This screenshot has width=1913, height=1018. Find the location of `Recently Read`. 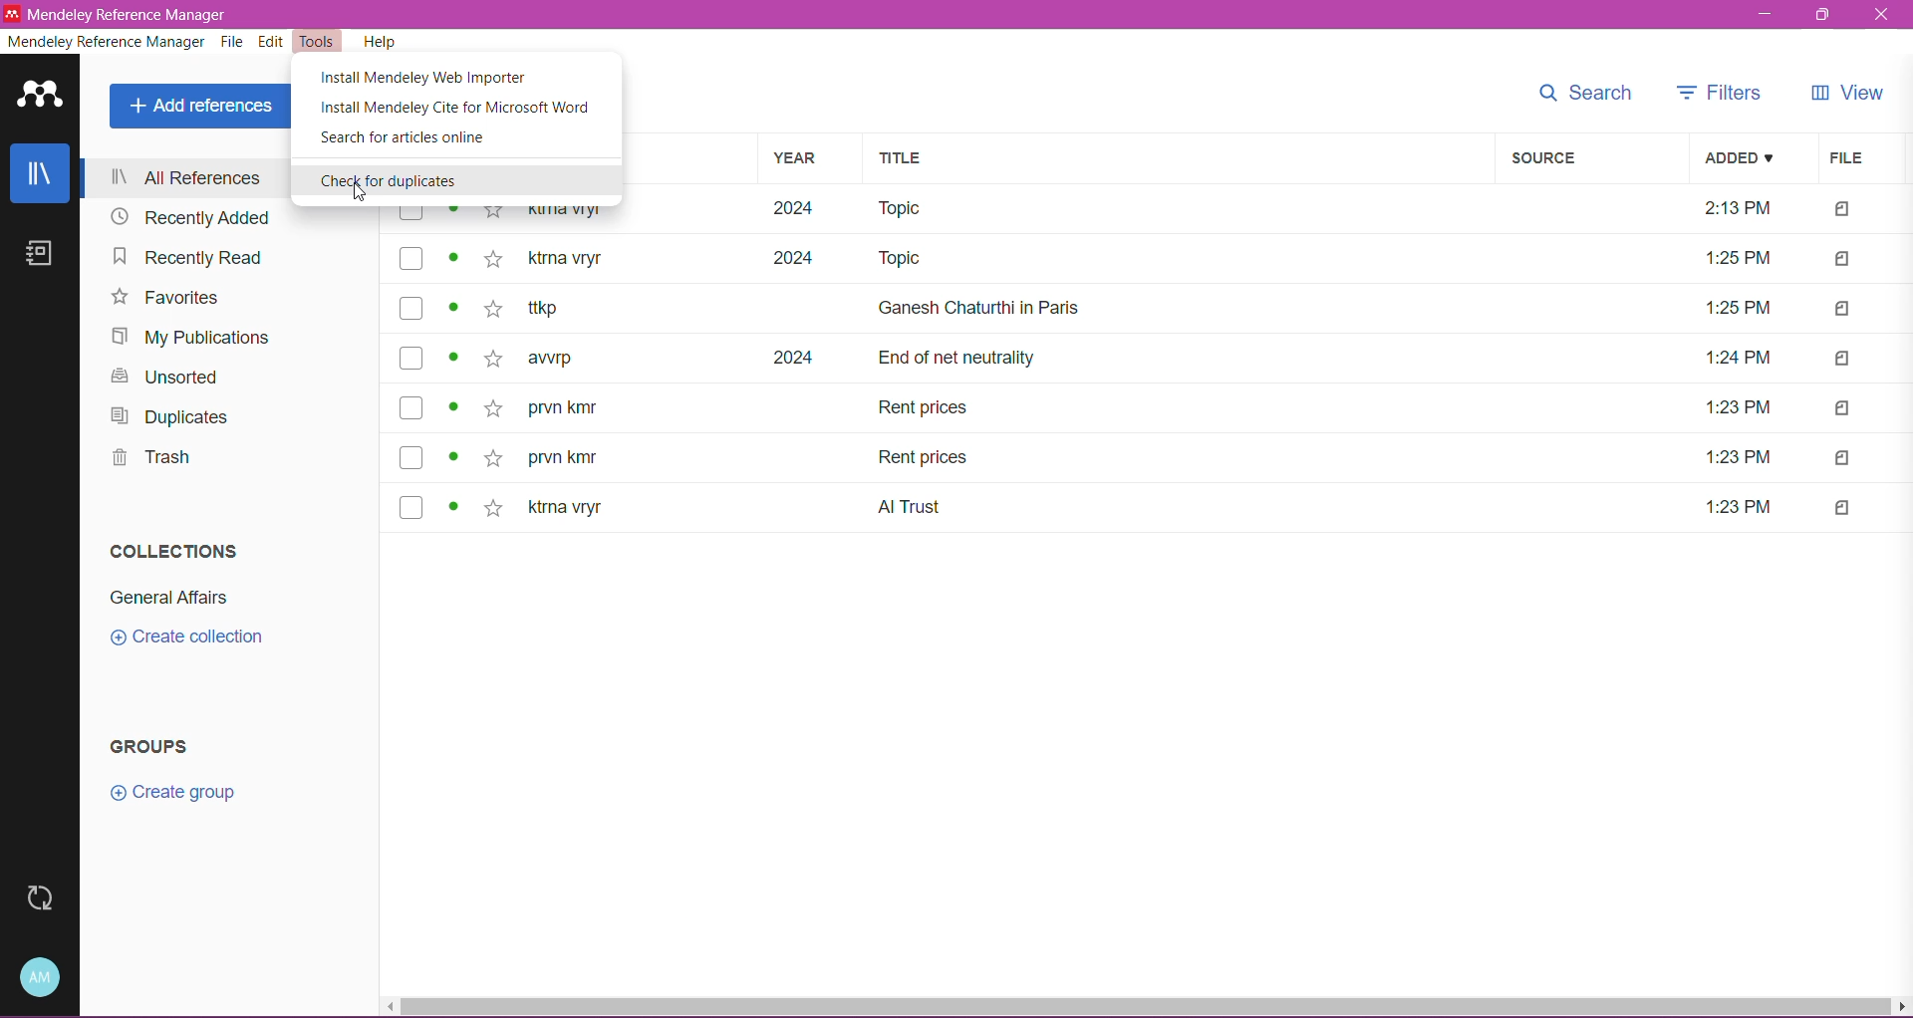

Recently Read is located at coordinates (197, 260).